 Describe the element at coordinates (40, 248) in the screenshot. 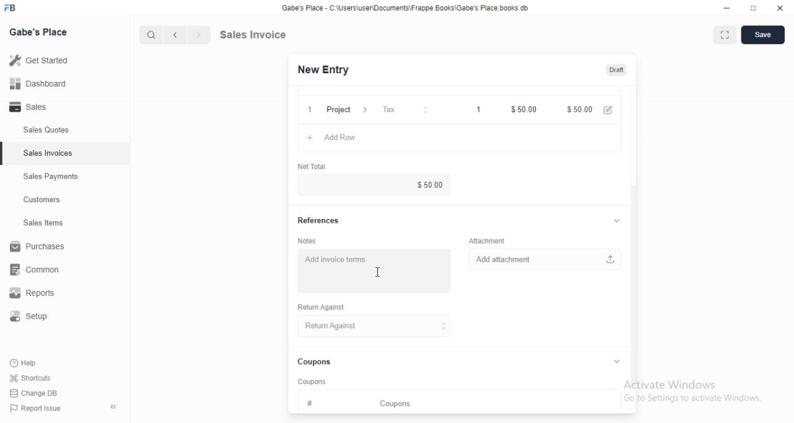

I see `Purchases` at that location.